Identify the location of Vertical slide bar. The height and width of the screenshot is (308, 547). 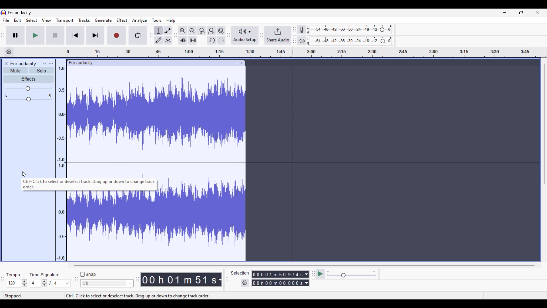
(544, 124).